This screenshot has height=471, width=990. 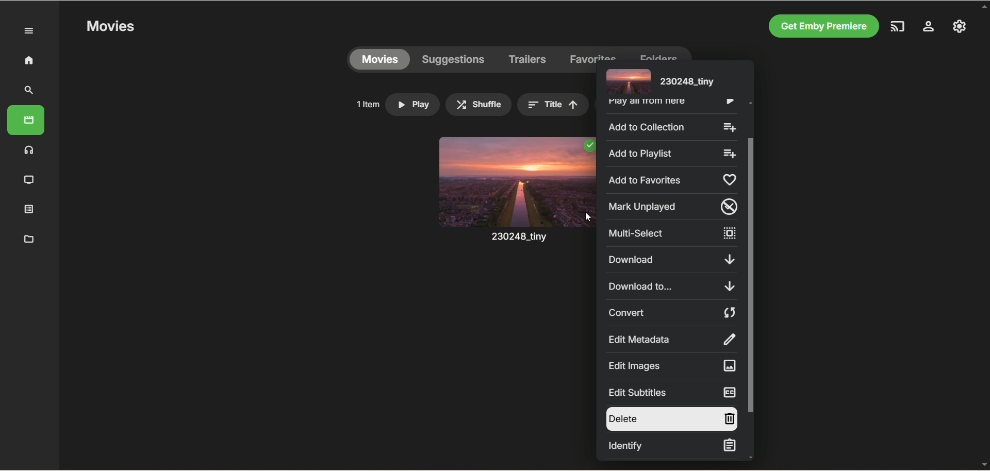 What do you see at coordinates (670, 153) in the screenshot?
I see `add to playlist` at bounding box center [670, 153].